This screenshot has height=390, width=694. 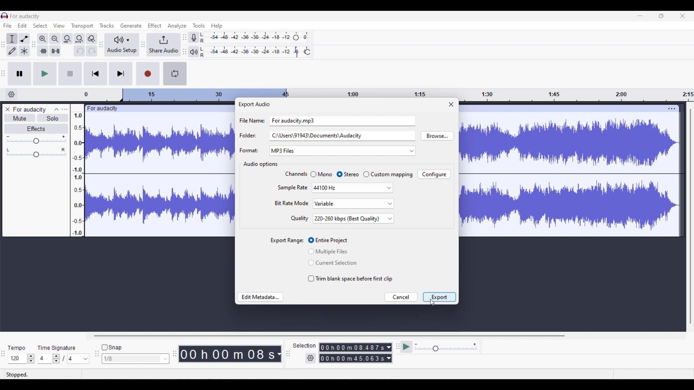 What do you see at coordinates (402, 297) in the screenshot?
I see `Cancel` at bounding box center [402, 297].